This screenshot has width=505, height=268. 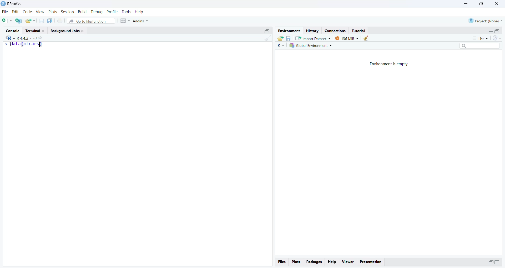 I want to click on Save all open documents (Ctrl + Alt + S), so click(x=51, y=21).